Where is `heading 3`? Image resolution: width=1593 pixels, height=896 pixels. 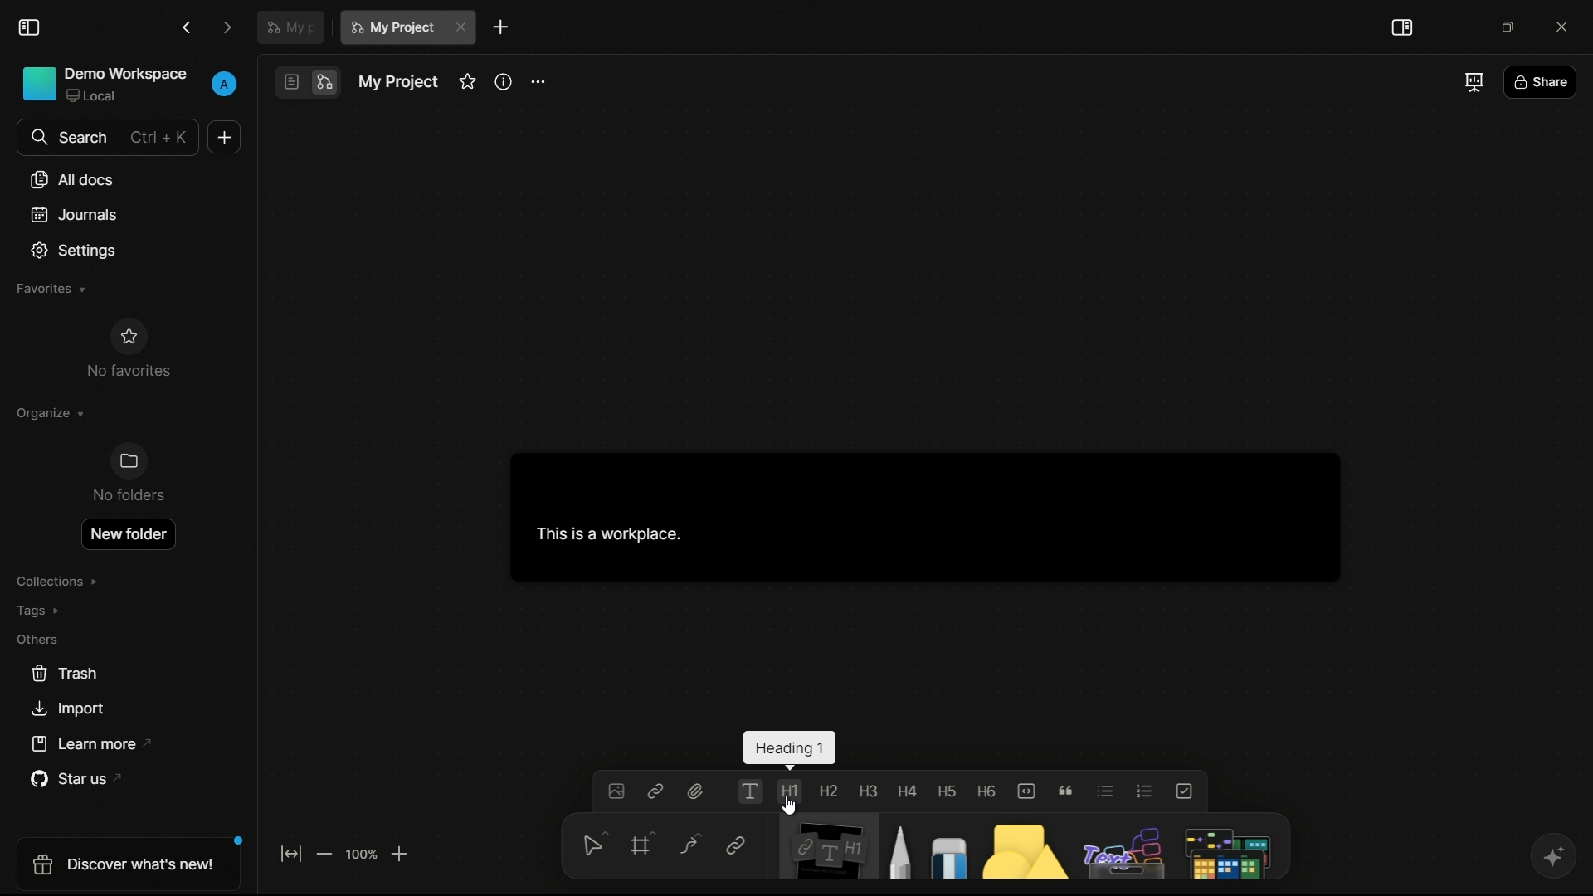
heading 3 is located at coordinates (868, 791).